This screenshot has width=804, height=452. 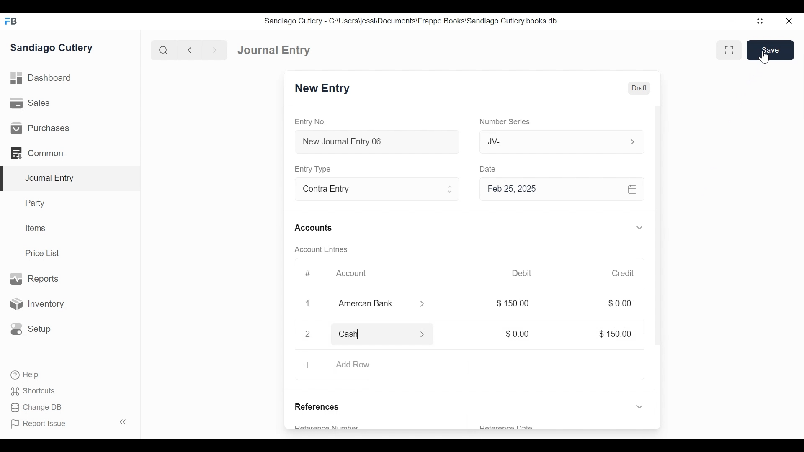 I want to click on close, so click(x=308, y=334).